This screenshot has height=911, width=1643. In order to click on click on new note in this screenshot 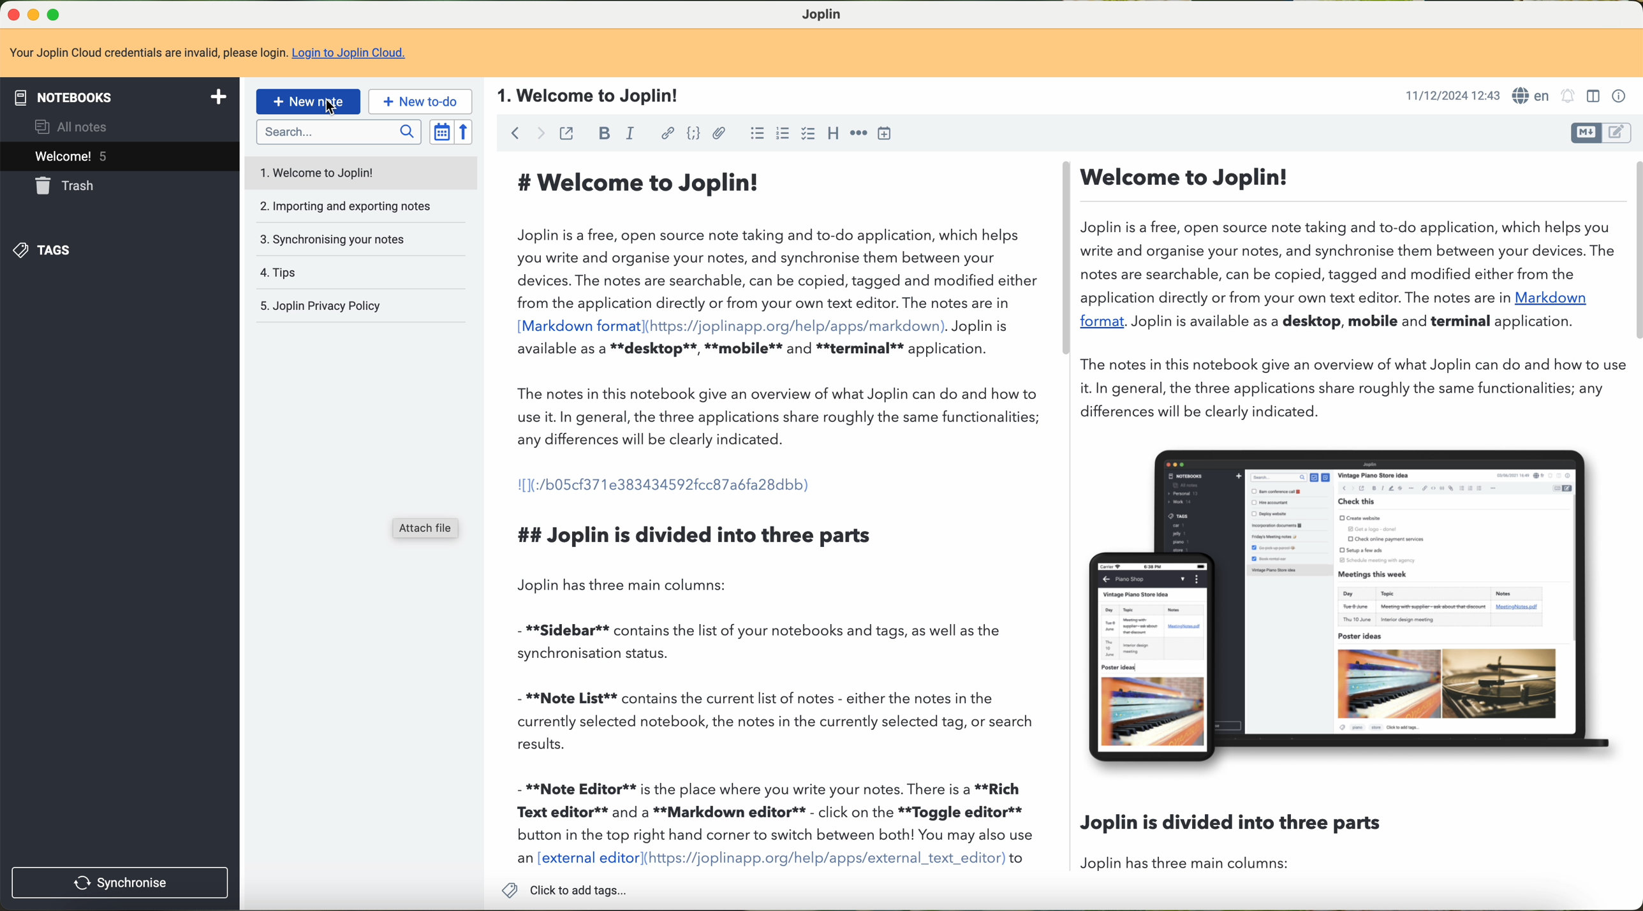, I will do `click(307, 101)`.